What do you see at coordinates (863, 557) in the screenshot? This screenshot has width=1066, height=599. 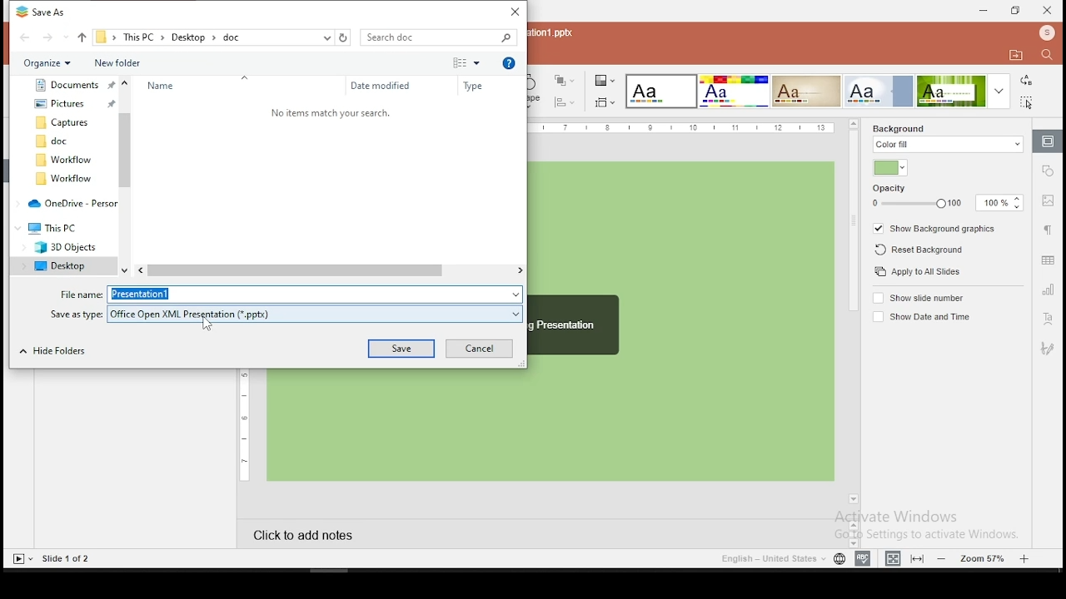 I see `spell check` at bounding box center [863, 557].